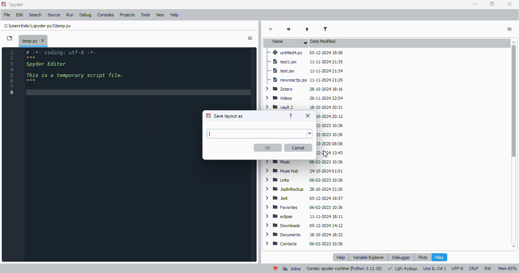 The width and height of the screenshot is (519, 273). What do you see at coordinates (305, 189) in the screenshot?
I see `JoplinBackup` at bounding box center [305, 189].